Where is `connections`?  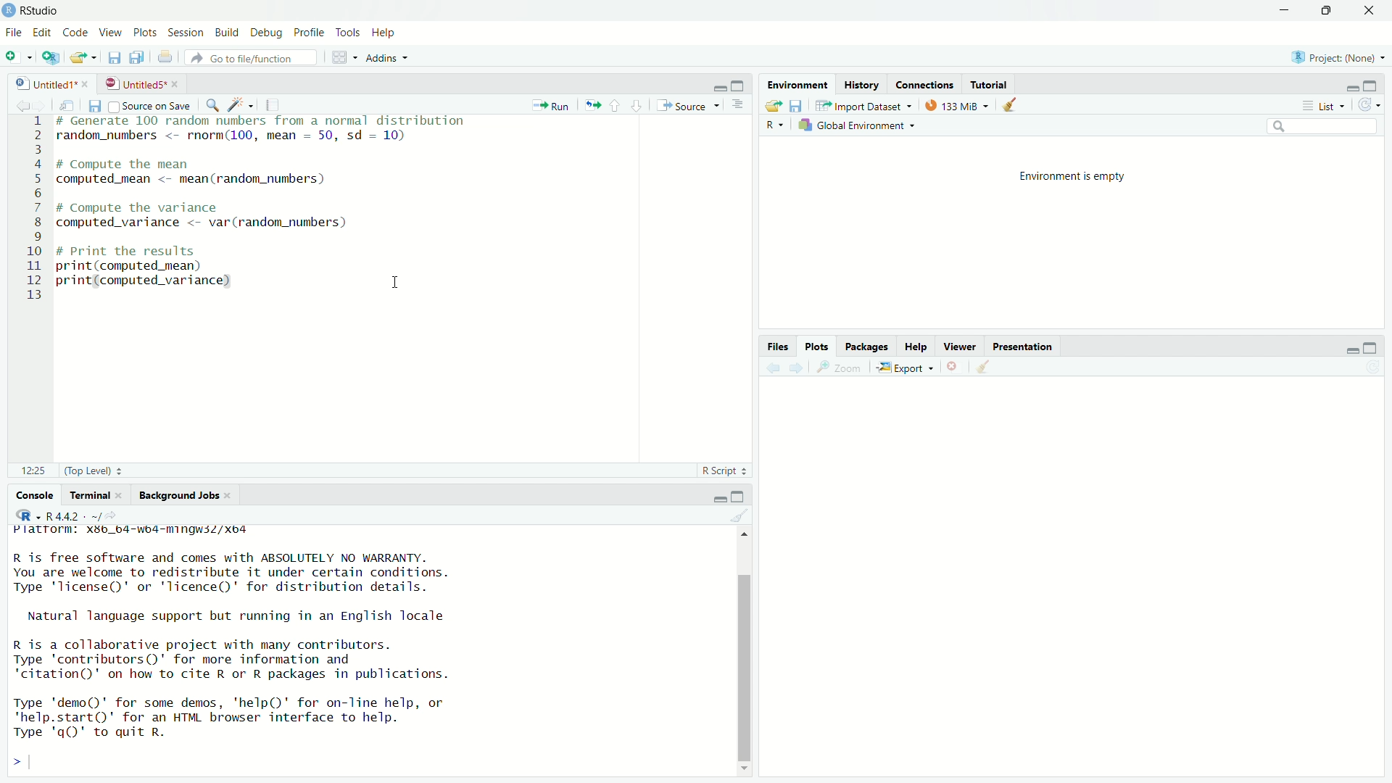
connections is located at coordinates (924, 86).